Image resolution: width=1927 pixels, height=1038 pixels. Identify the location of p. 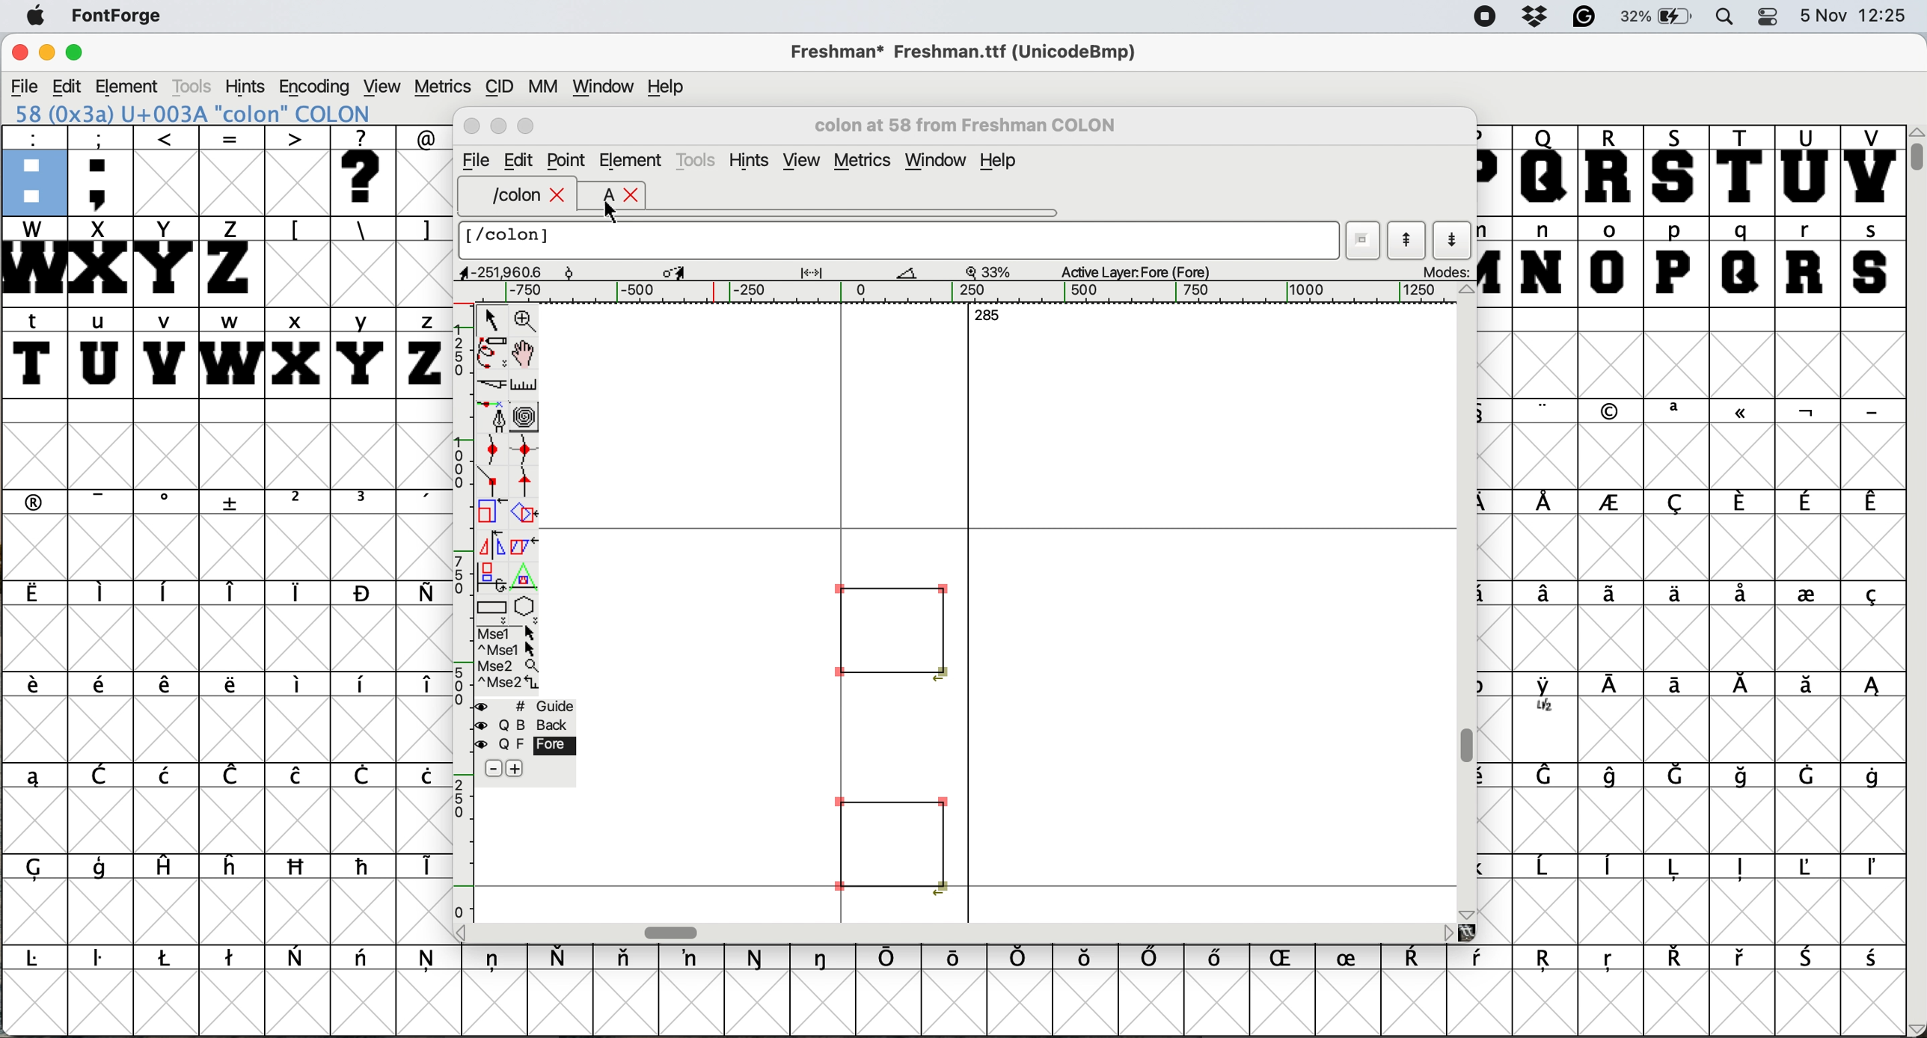
(1674, 261).